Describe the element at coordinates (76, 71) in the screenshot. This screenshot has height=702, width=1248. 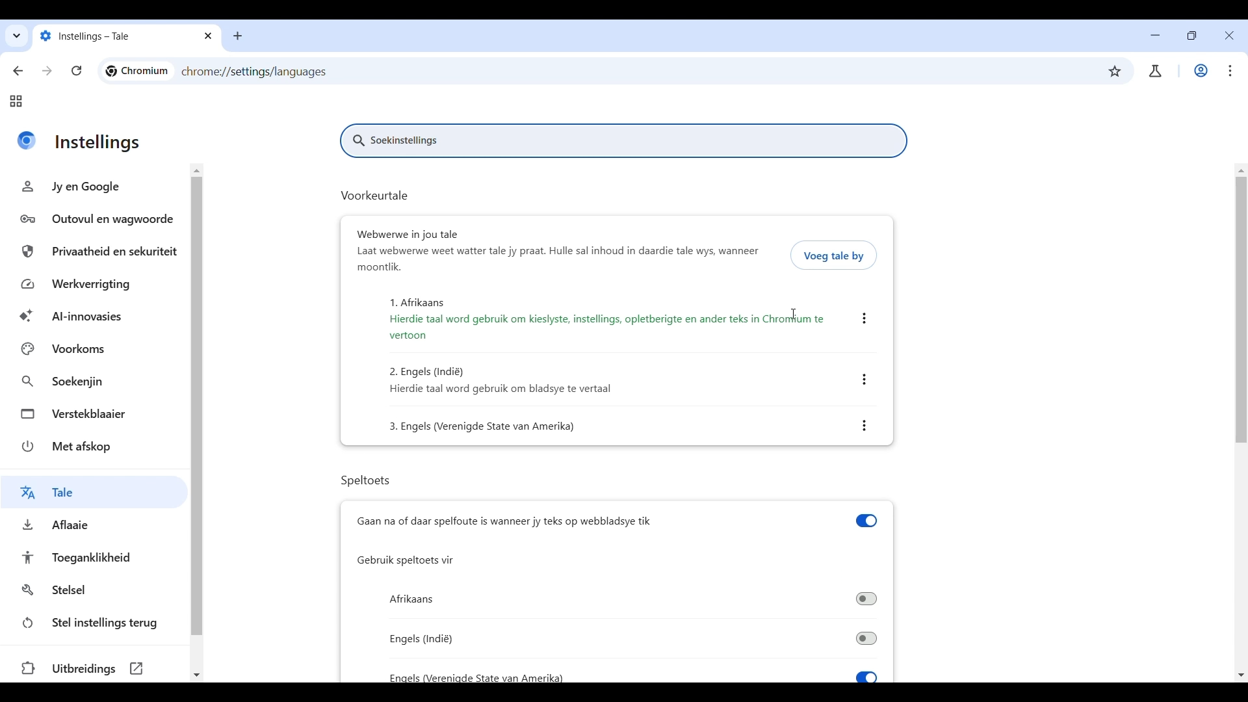
I see `Reload page` at that location.